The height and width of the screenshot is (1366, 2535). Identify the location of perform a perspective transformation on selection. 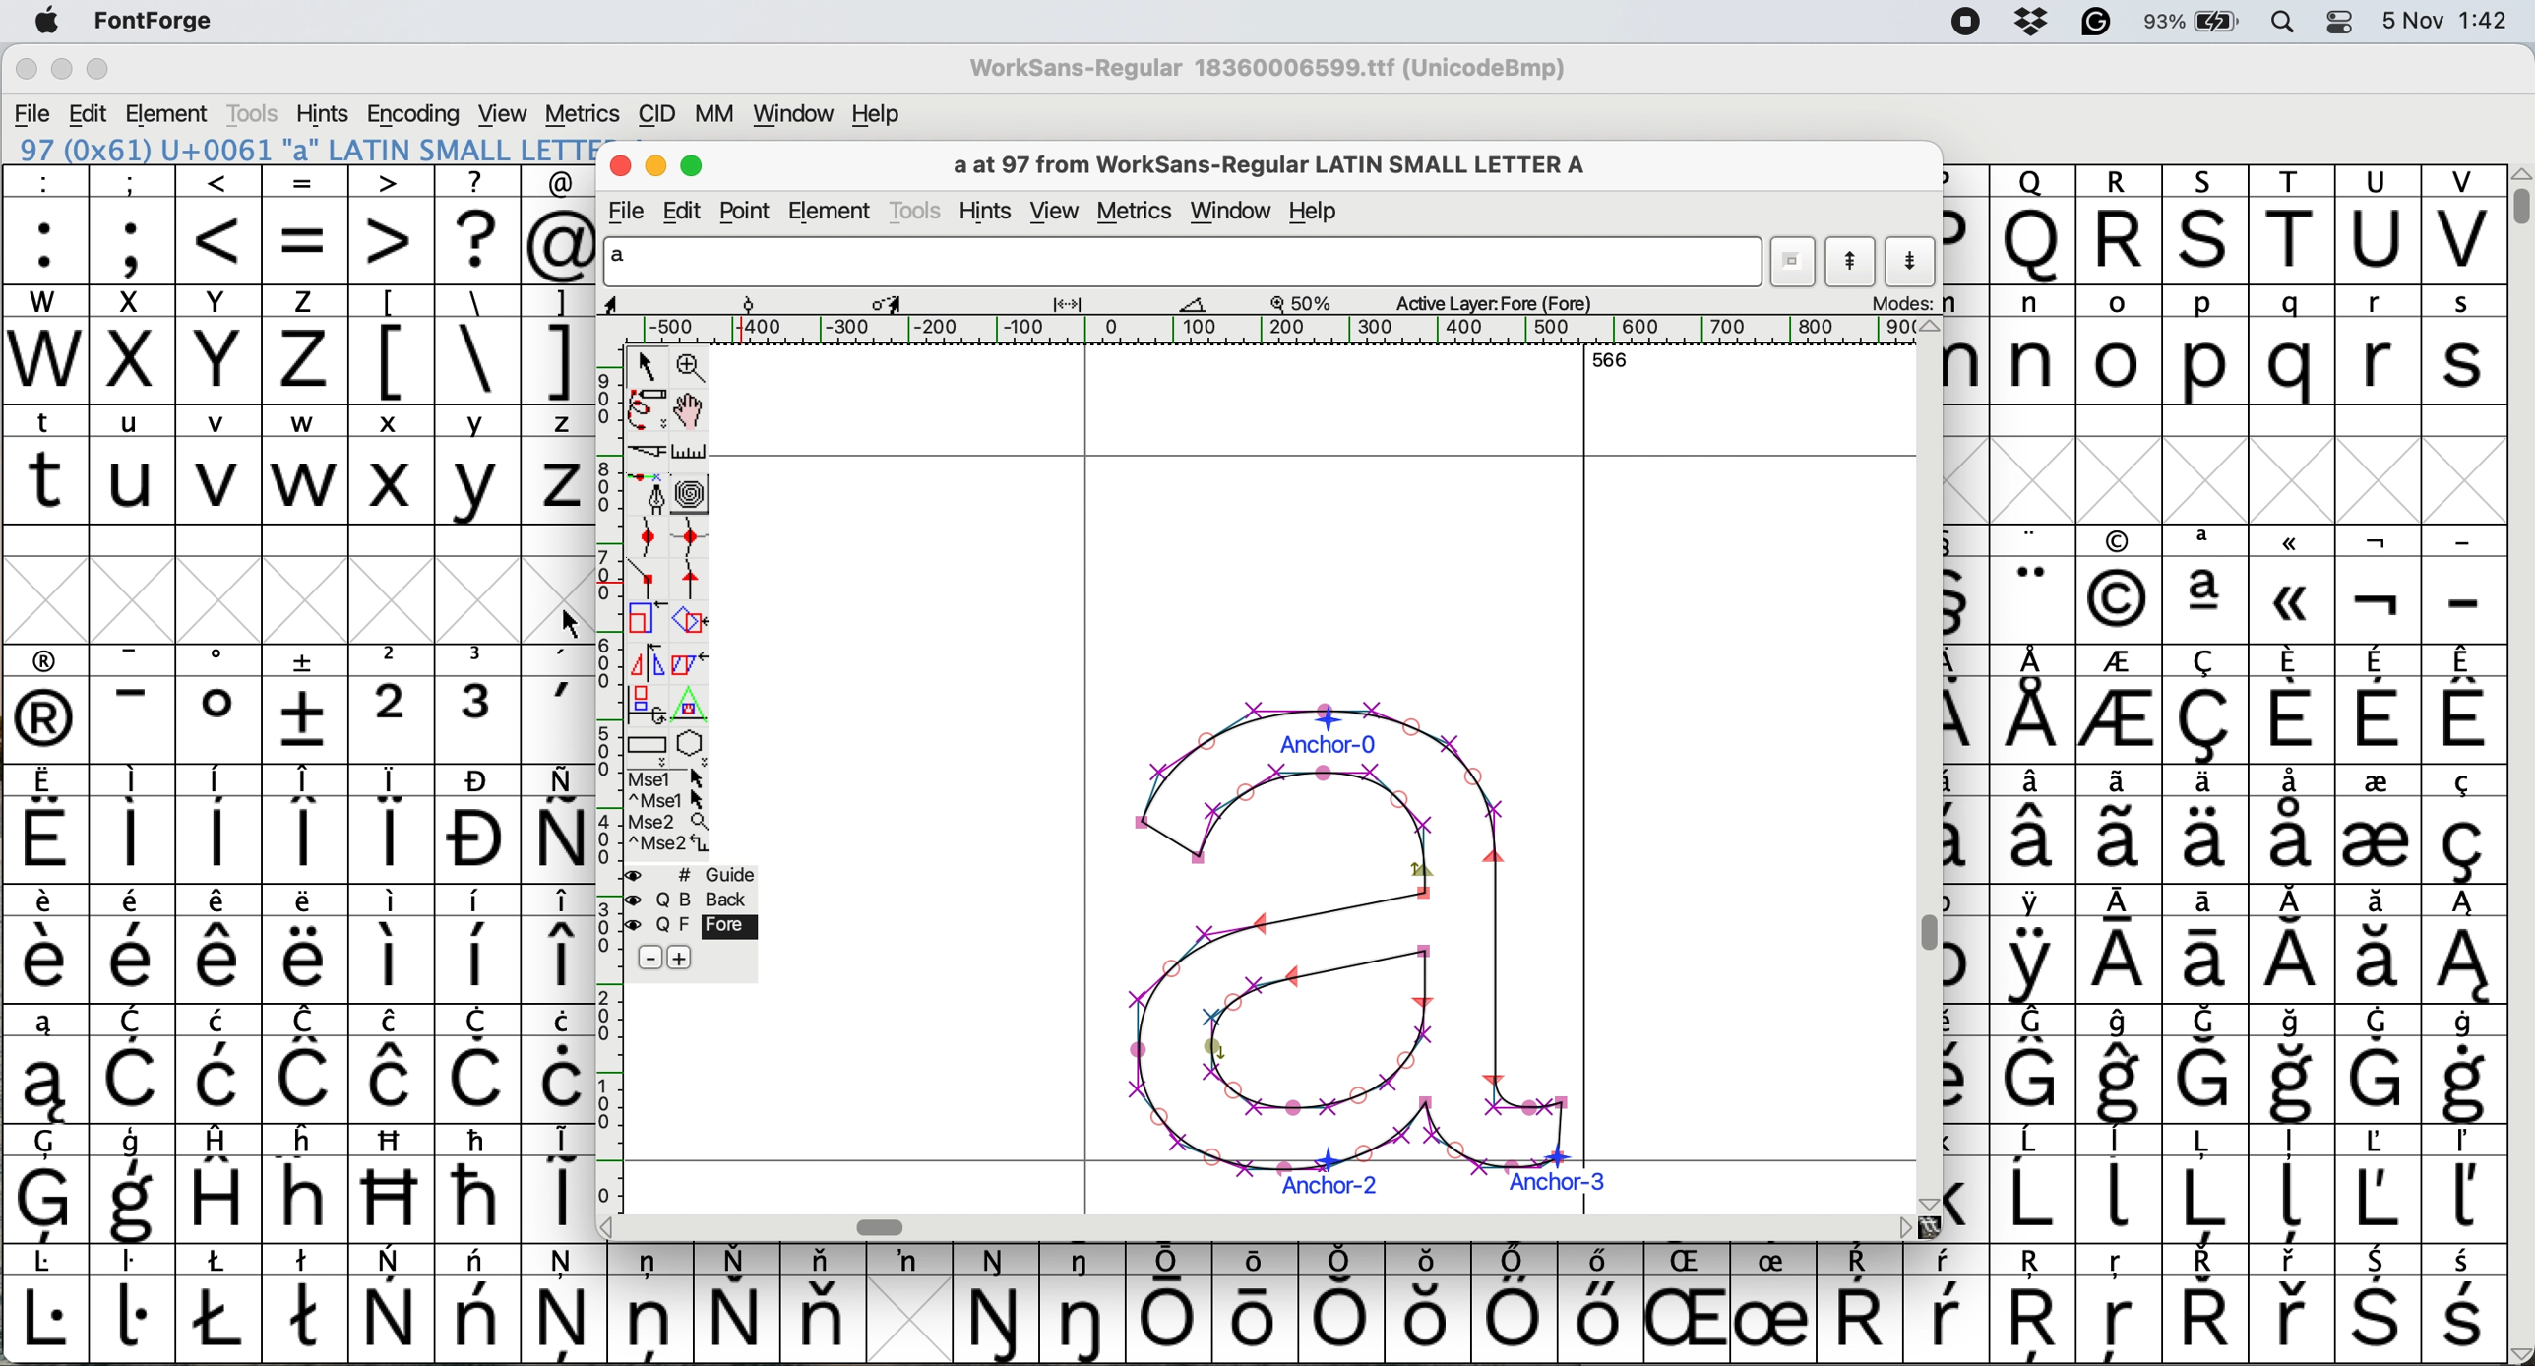
(690, 705).